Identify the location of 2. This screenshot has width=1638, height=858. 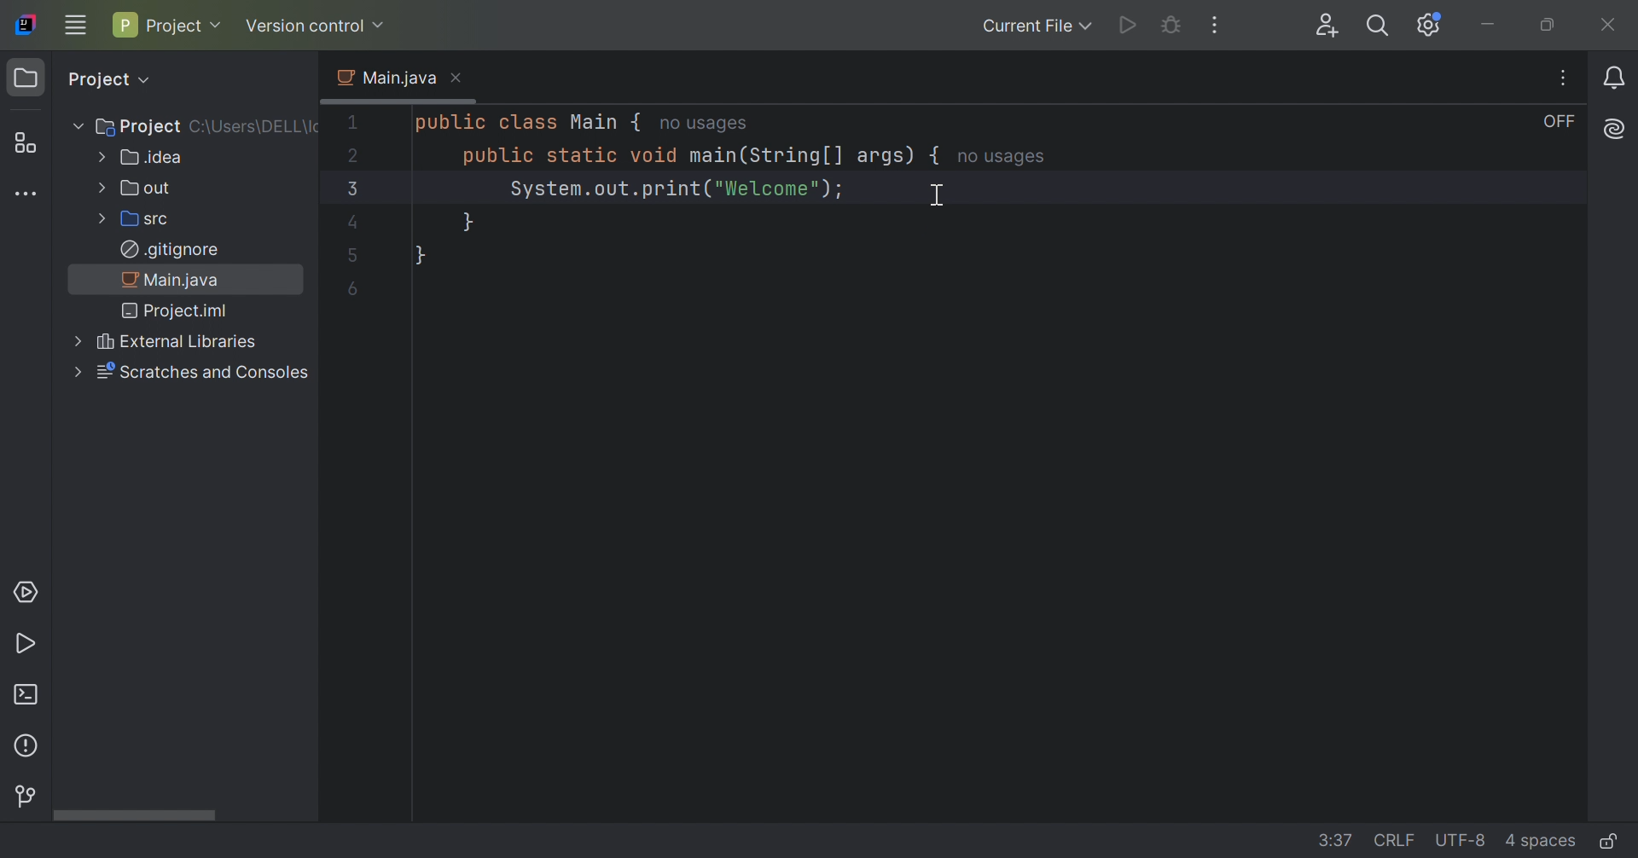
(356, 155).